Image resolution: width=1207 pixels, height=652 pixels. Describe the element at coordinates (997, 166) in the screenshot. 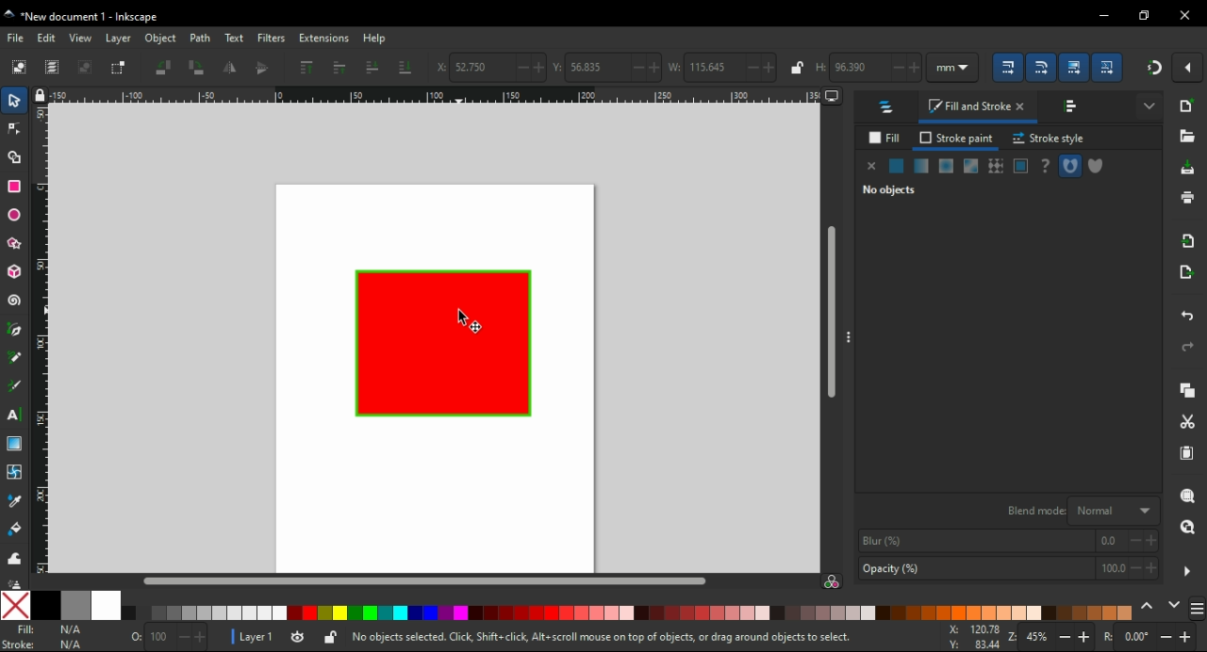

I see `pattern` at that location.